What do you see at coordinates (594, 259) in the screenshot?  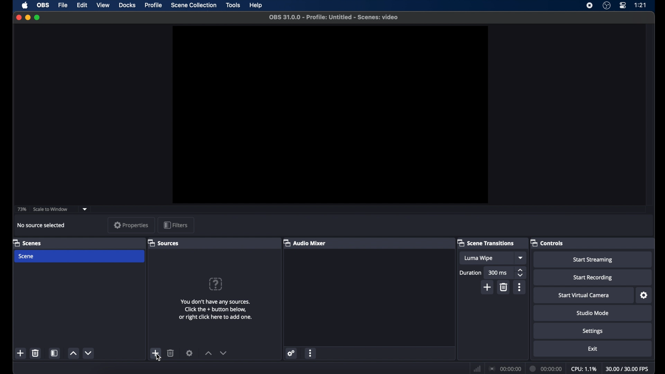 I see `start streaming` at bounding box center [594, 259].